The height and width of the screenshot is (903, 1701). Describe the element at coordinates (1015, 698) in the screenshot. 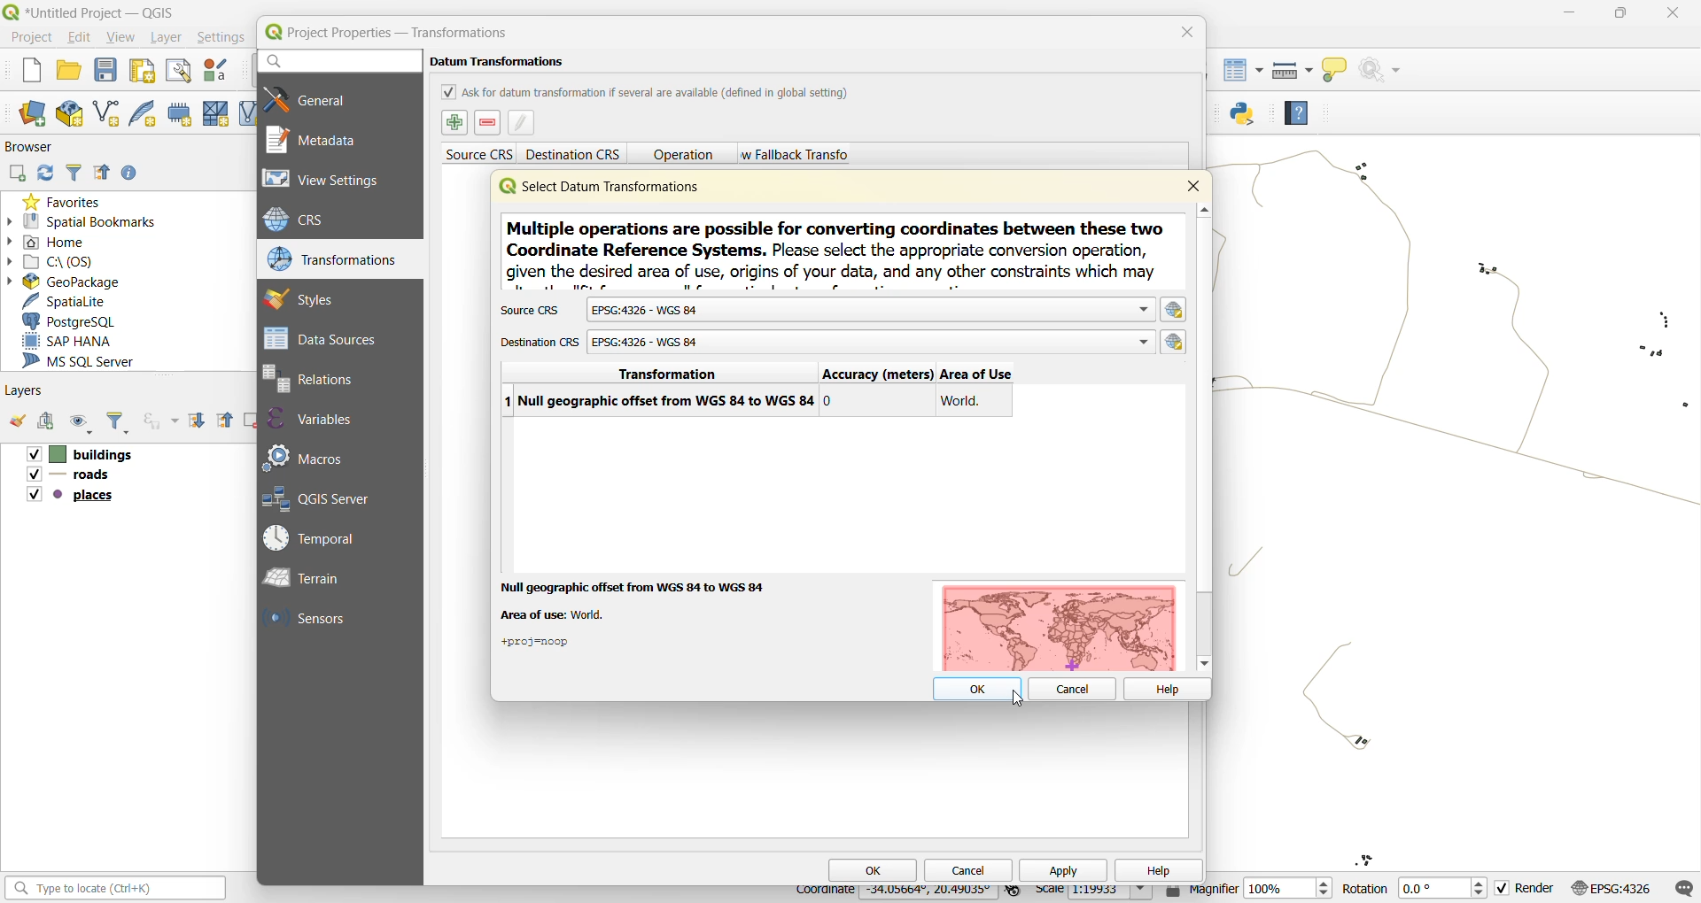

I see `cursor` at that location.